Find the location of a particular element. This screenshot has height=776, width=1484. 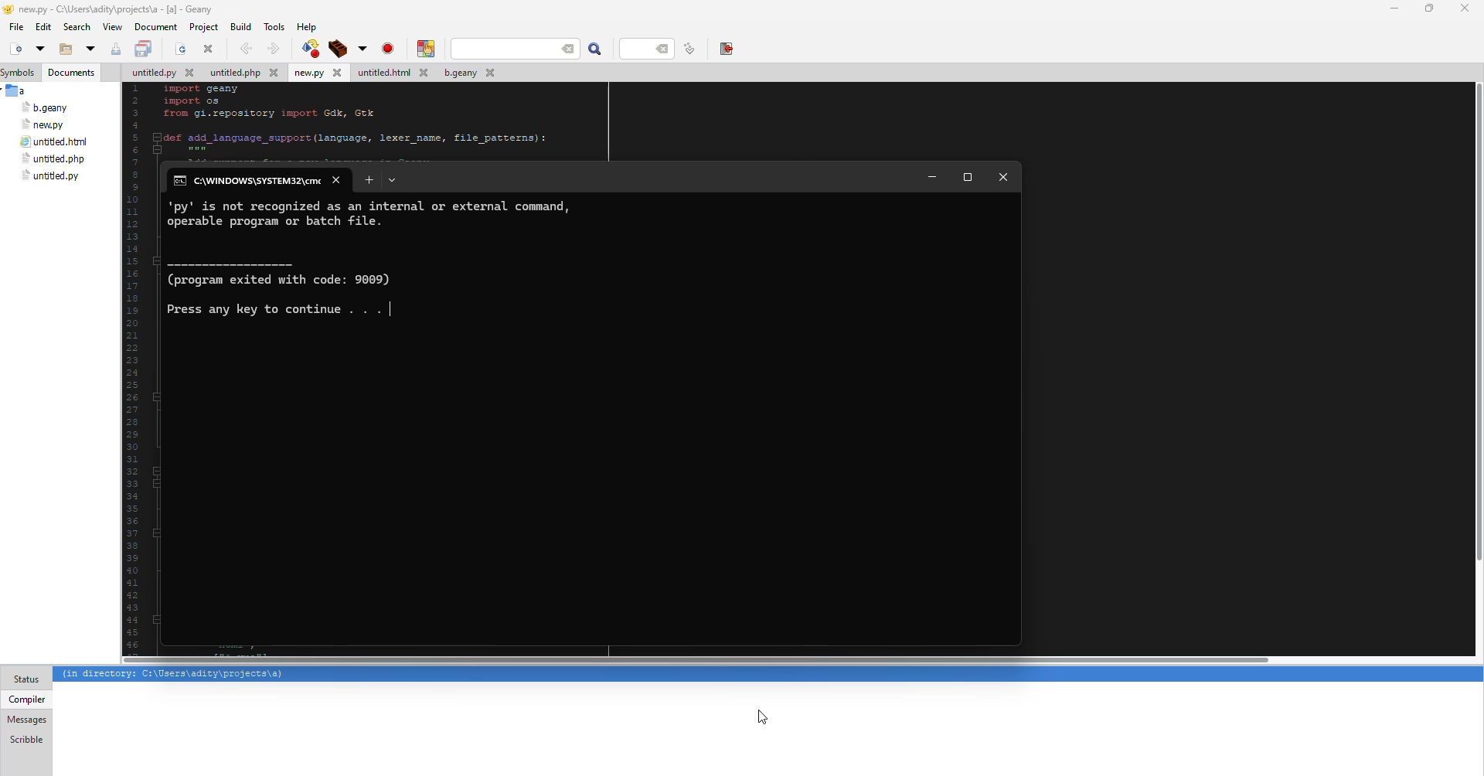

open is located at coordinates (39, 49).